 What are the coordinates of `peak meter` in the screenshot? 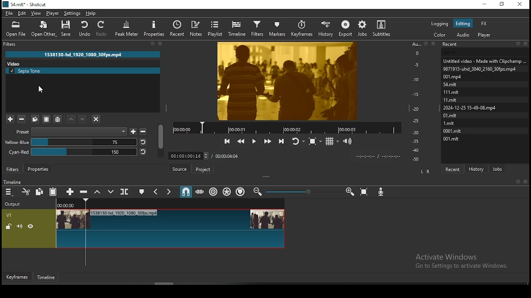 It's located at (126, 28).